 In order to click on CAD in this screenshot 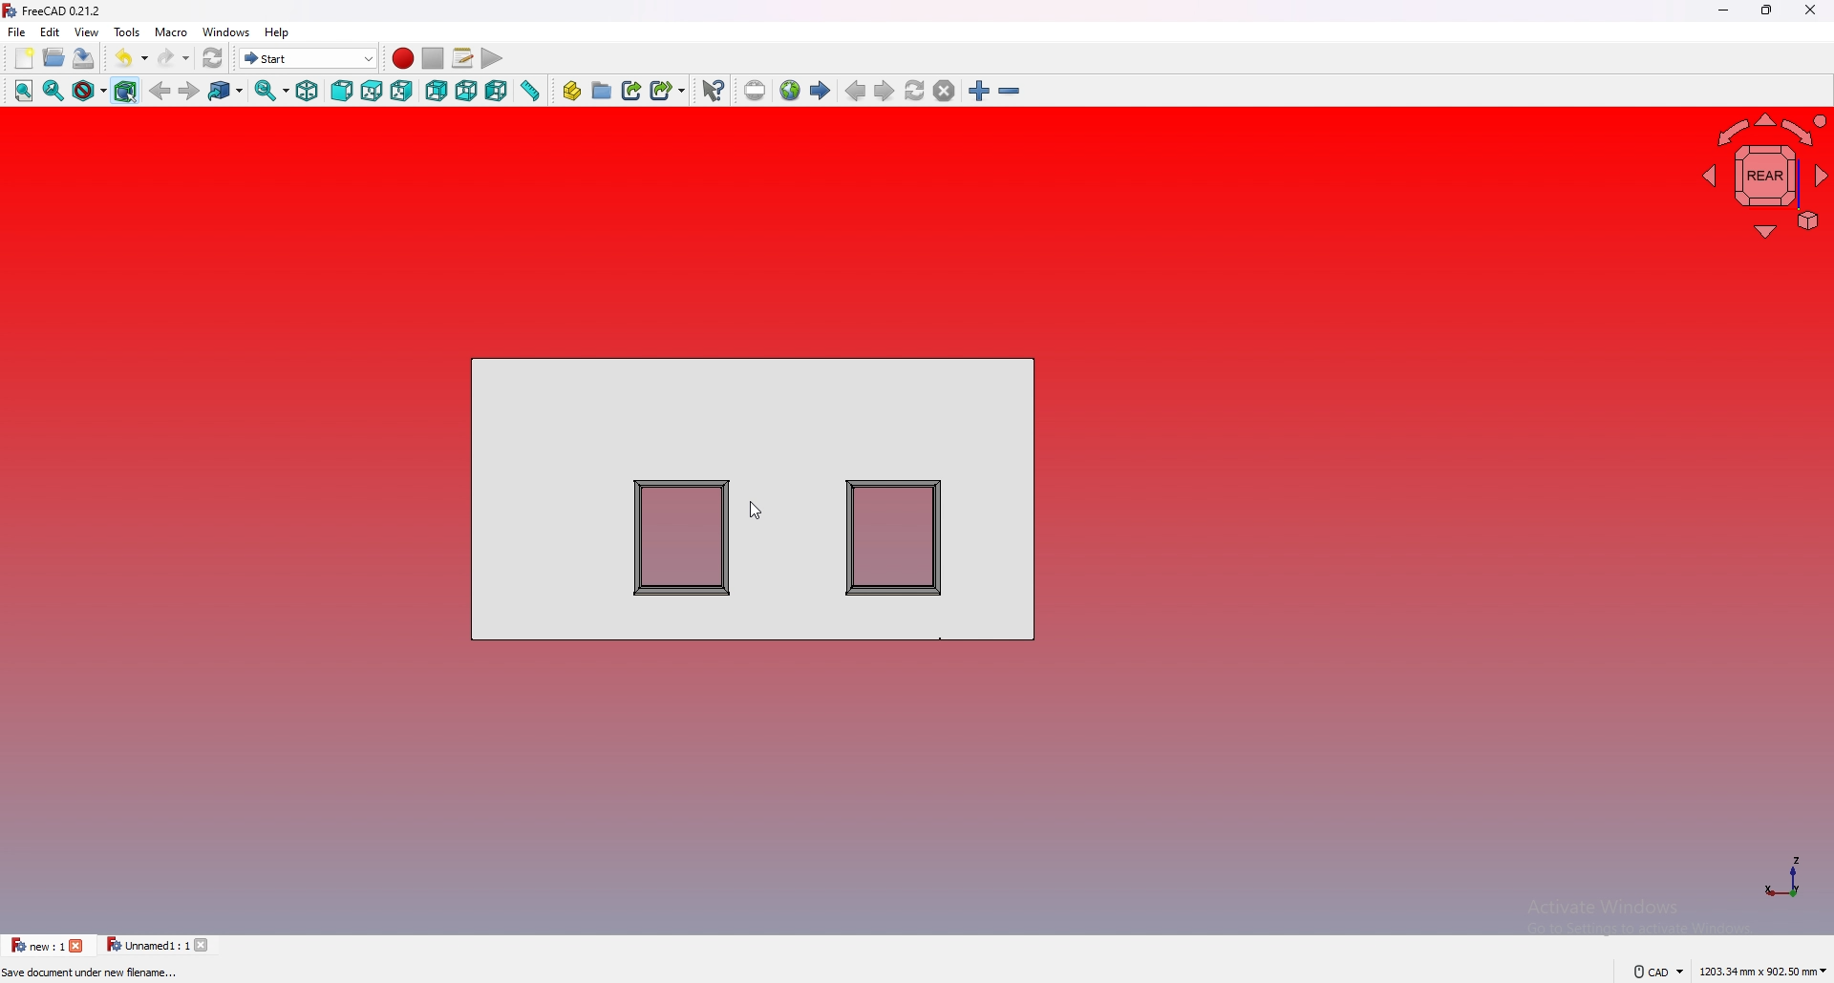, I will do `click(1661, 971)`.